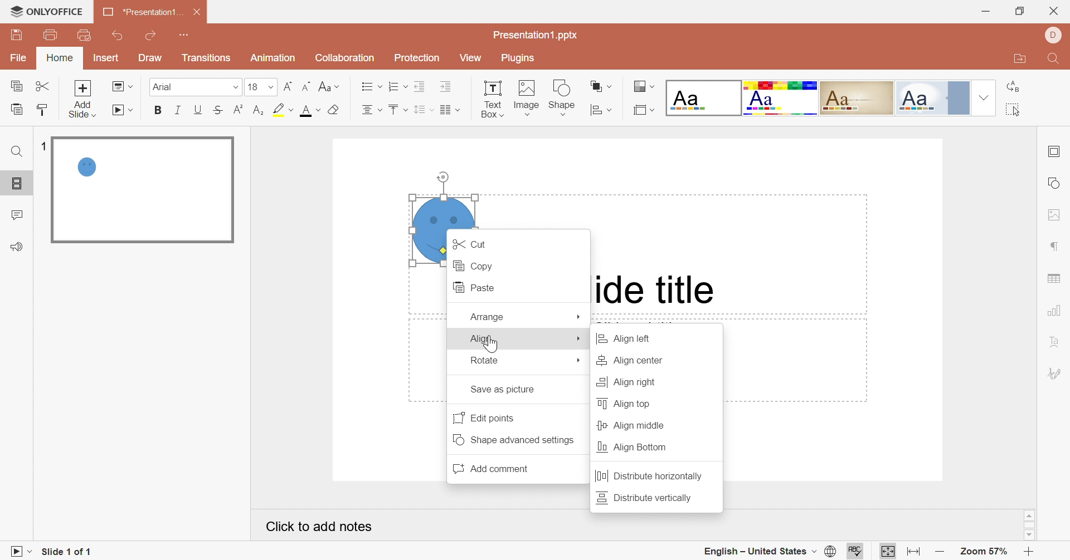 The width and height of the screenshot is (1070, 560). Describe the element at coordinates (20, 215) in the screenshot. I see `Comments` at that location.